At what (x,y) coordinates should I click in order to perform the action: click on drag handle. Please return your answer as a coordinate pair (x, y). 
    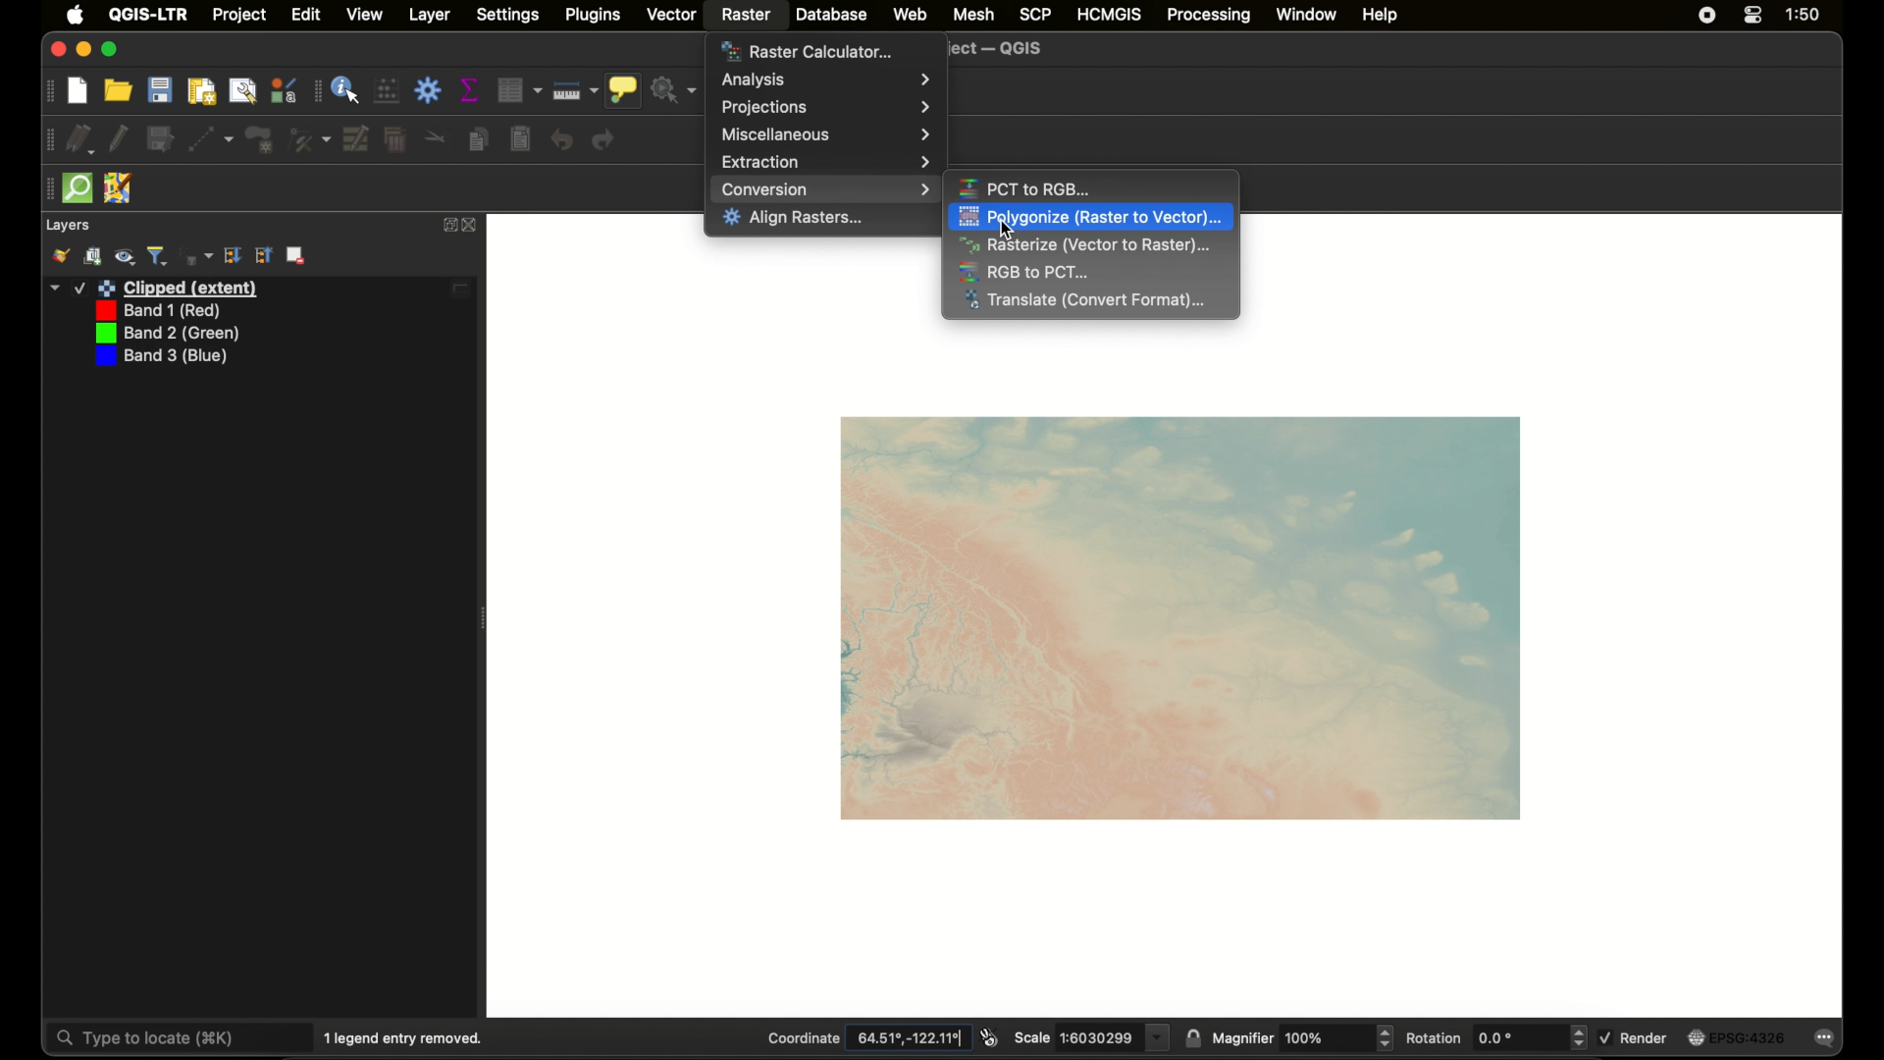
    Looking at the image, I should click on (315, 91).